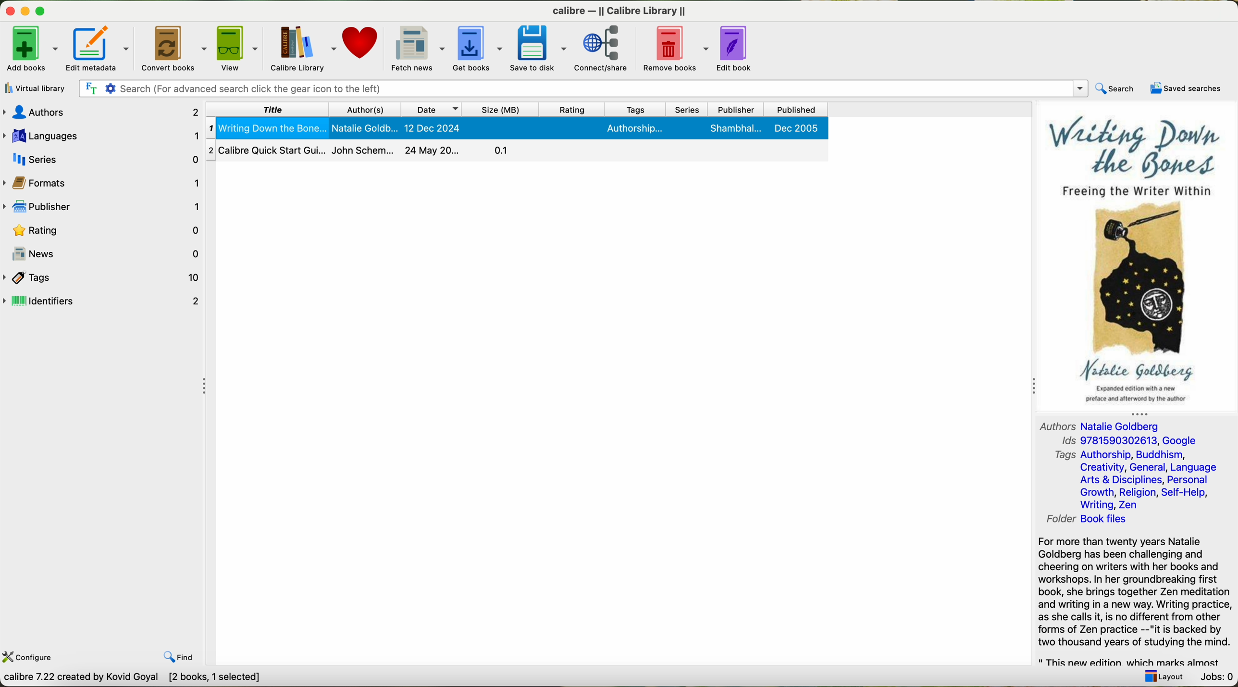  Describe the element at coordinates (1138, 257) in the screenshot. I see `cover book preview` at that location.